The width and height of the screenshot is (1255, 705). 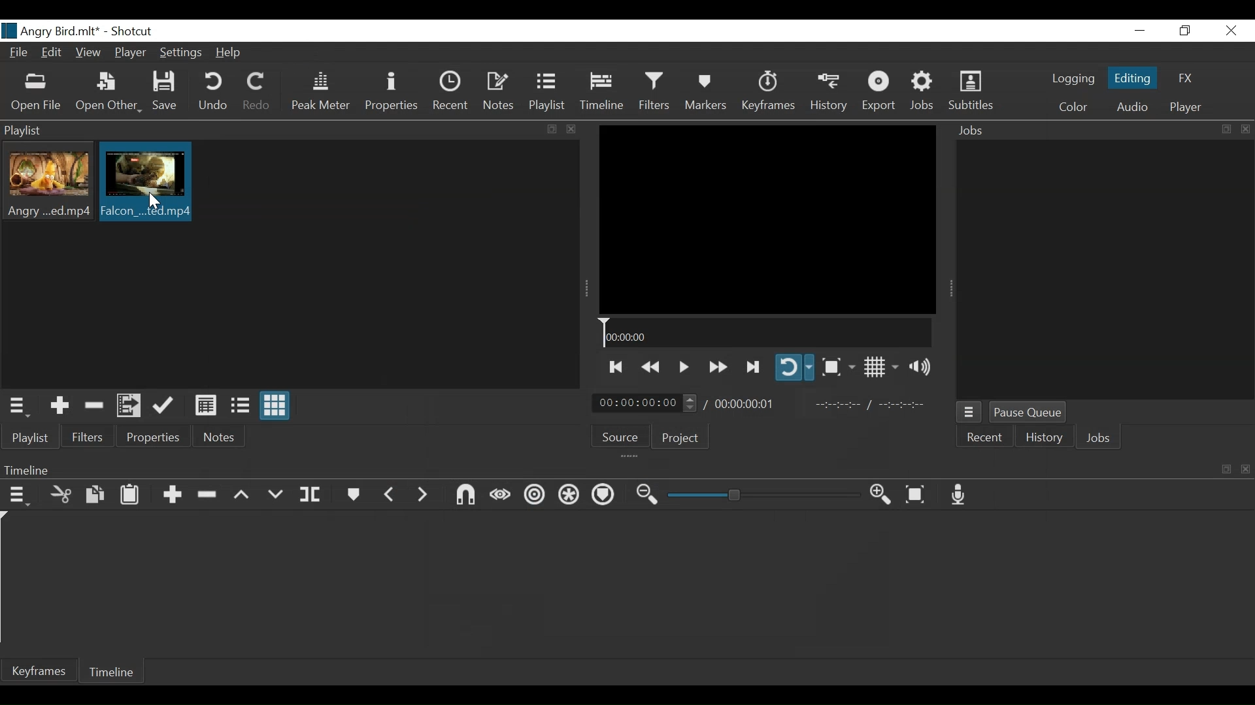 What do you see at coordinates (875, 405) in the screenshot?
I see `In point` at bounding box center [875, 405].